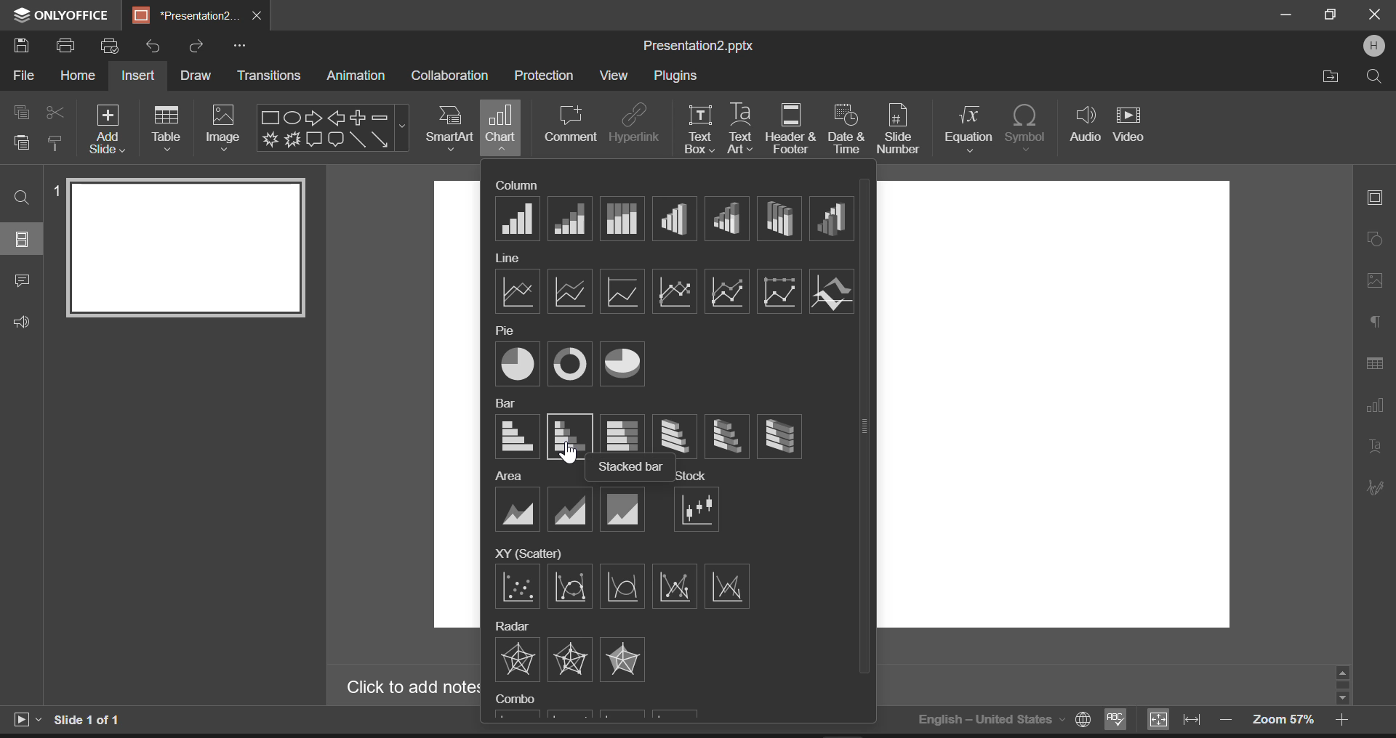 The image size is (1396, 738). Describe the element at coordinates (58, 16) in the screenshot. I see `ONLYOFFICE` at that location.